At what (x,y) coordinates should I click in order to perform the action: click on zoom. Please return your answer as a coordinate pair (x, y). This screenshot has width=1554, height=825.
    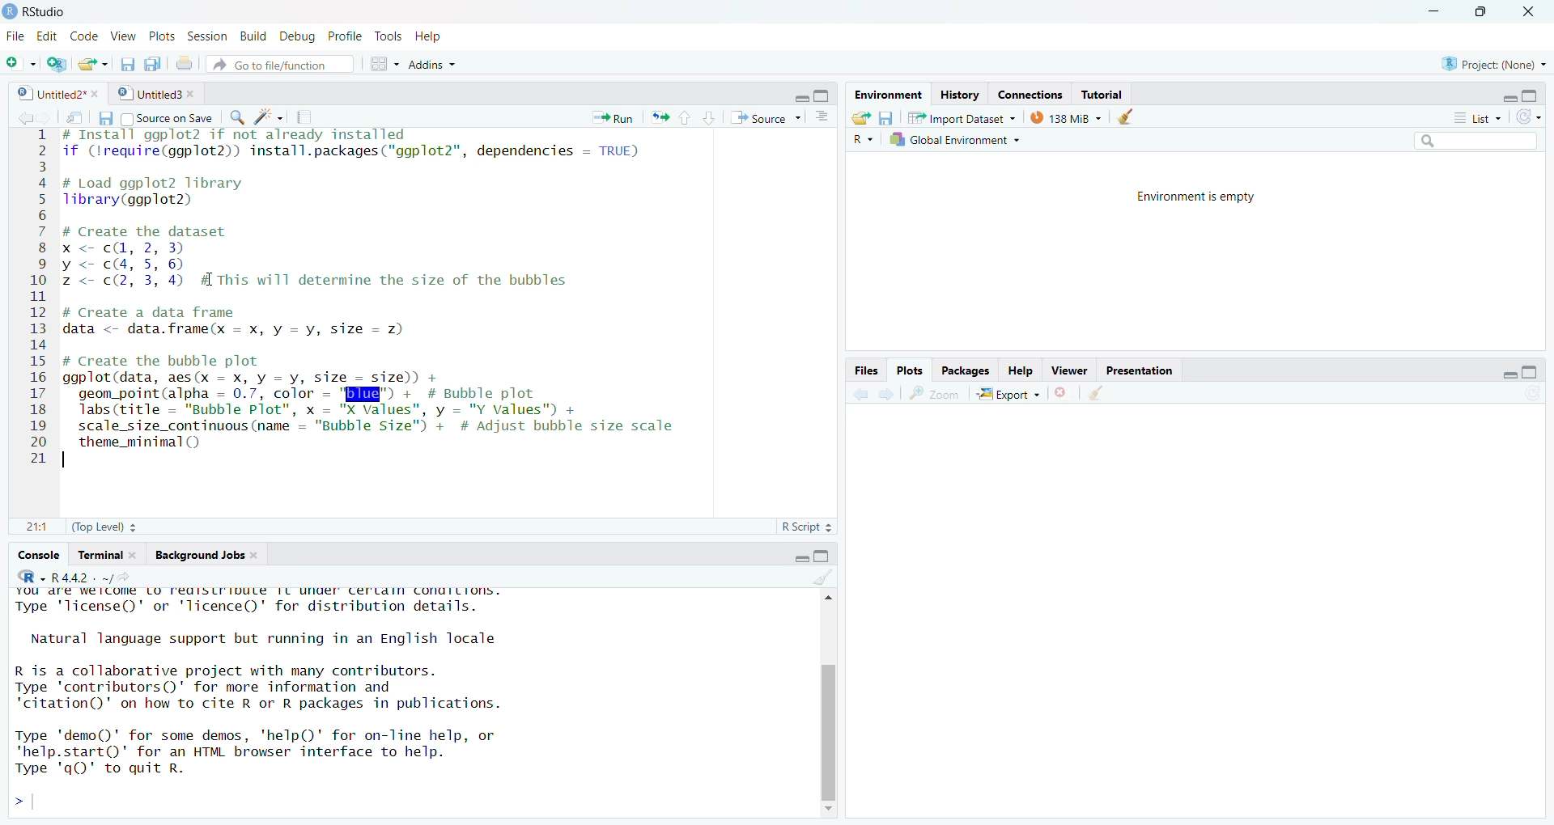
    Looking at the image, I should click on (936, 394).